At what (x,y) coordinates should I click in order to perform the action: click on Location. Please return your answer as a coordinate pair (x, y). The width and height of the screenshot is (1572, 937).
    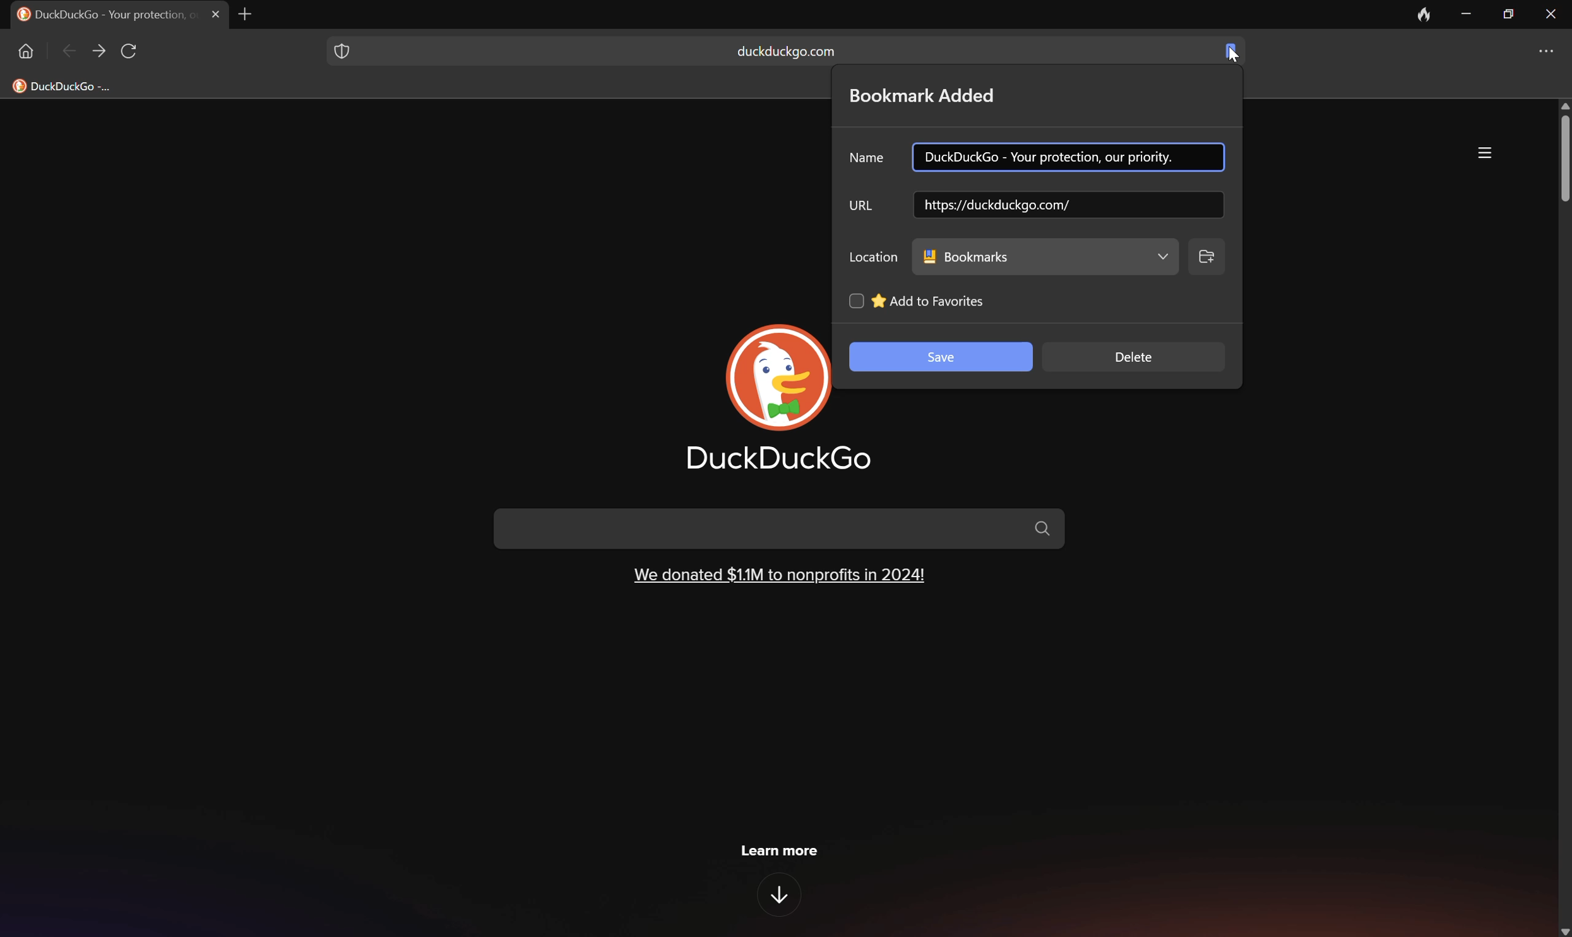
    Looking at the image, I should click on (874, 254).